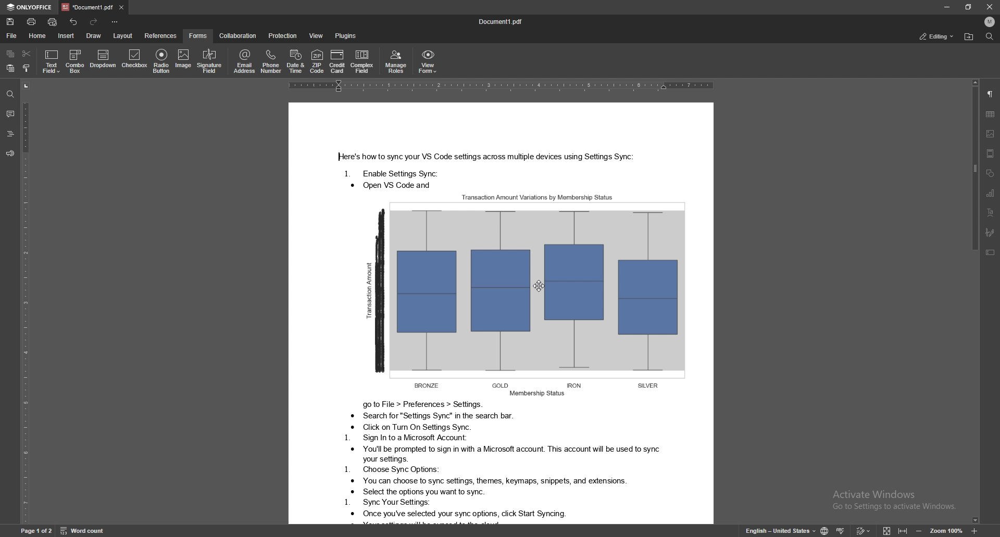  I want to click on Image, so click(524, 294).